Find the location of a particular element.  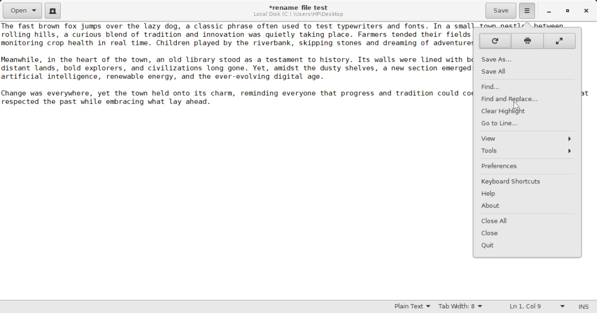

Line and Character Count is located at coordinates (536, 307).